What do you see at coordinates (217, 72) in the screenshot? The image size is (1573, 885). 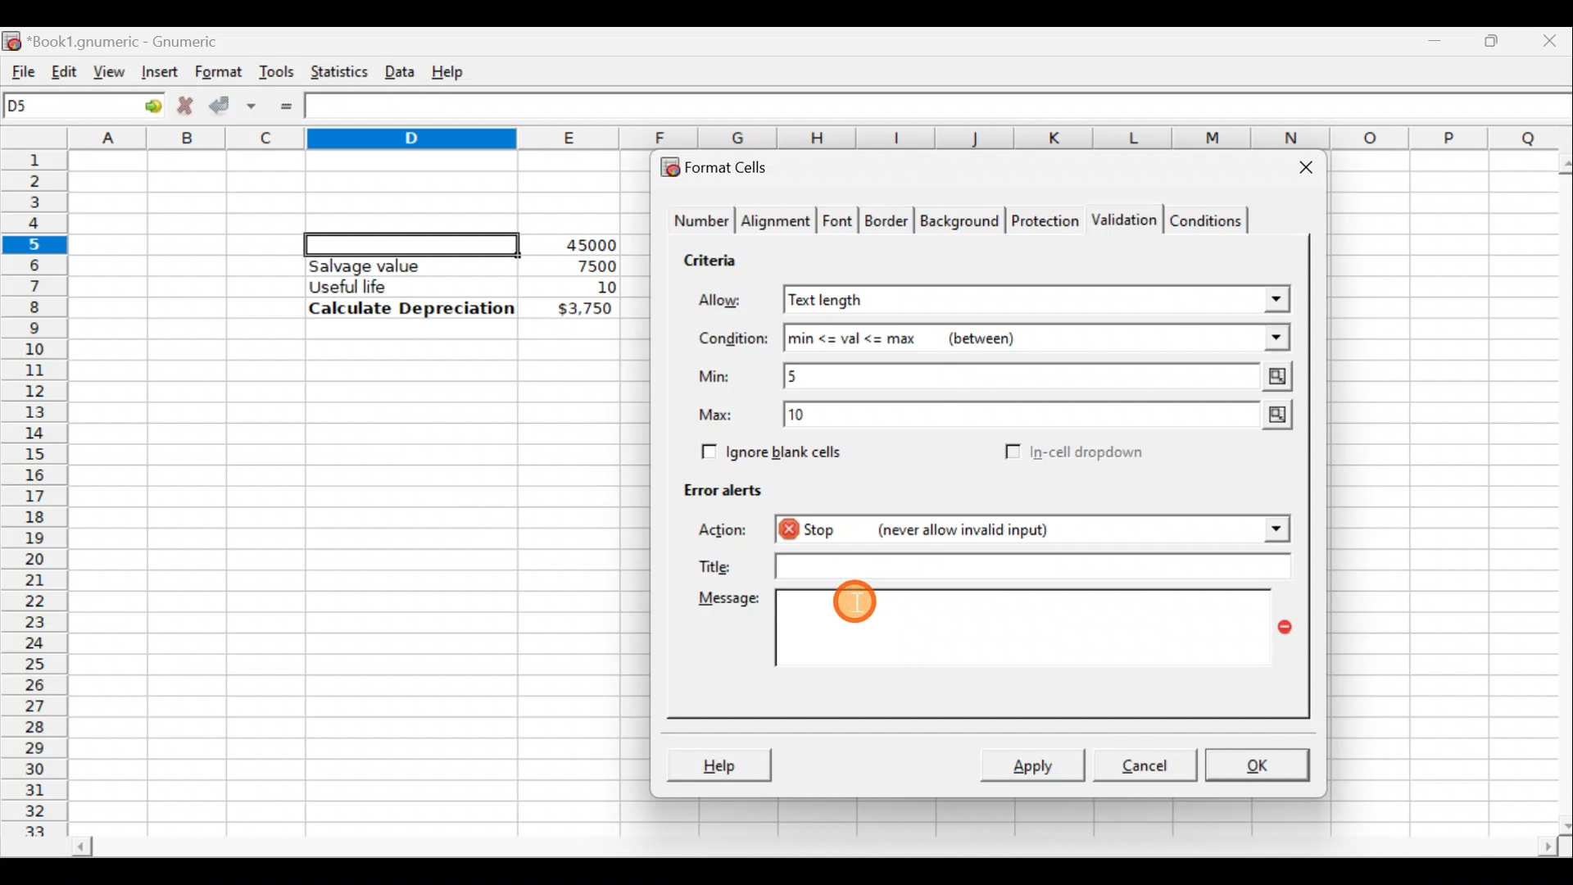 I see `Format` at bounding box center [217, 72].